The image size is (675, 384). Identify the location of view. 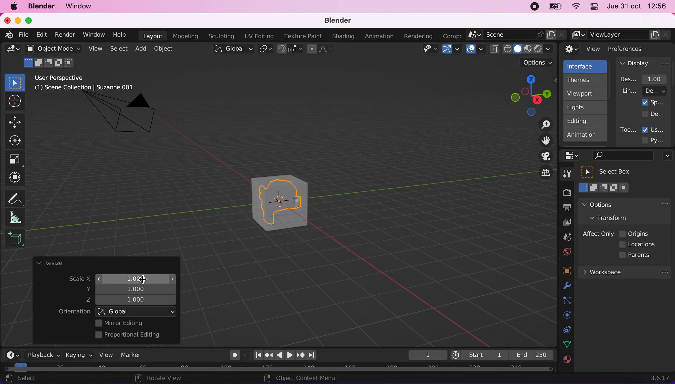
(94, 49).